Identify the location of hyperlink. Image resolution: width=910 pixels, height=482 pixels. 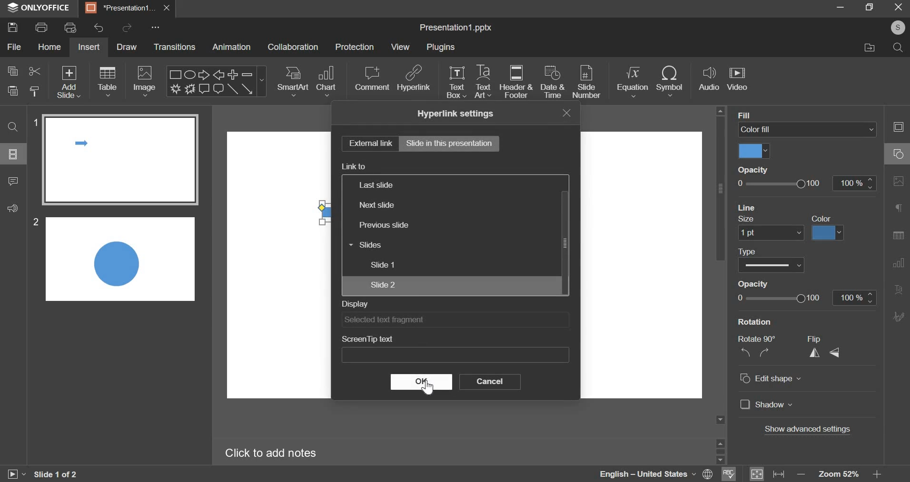
(414, 79).